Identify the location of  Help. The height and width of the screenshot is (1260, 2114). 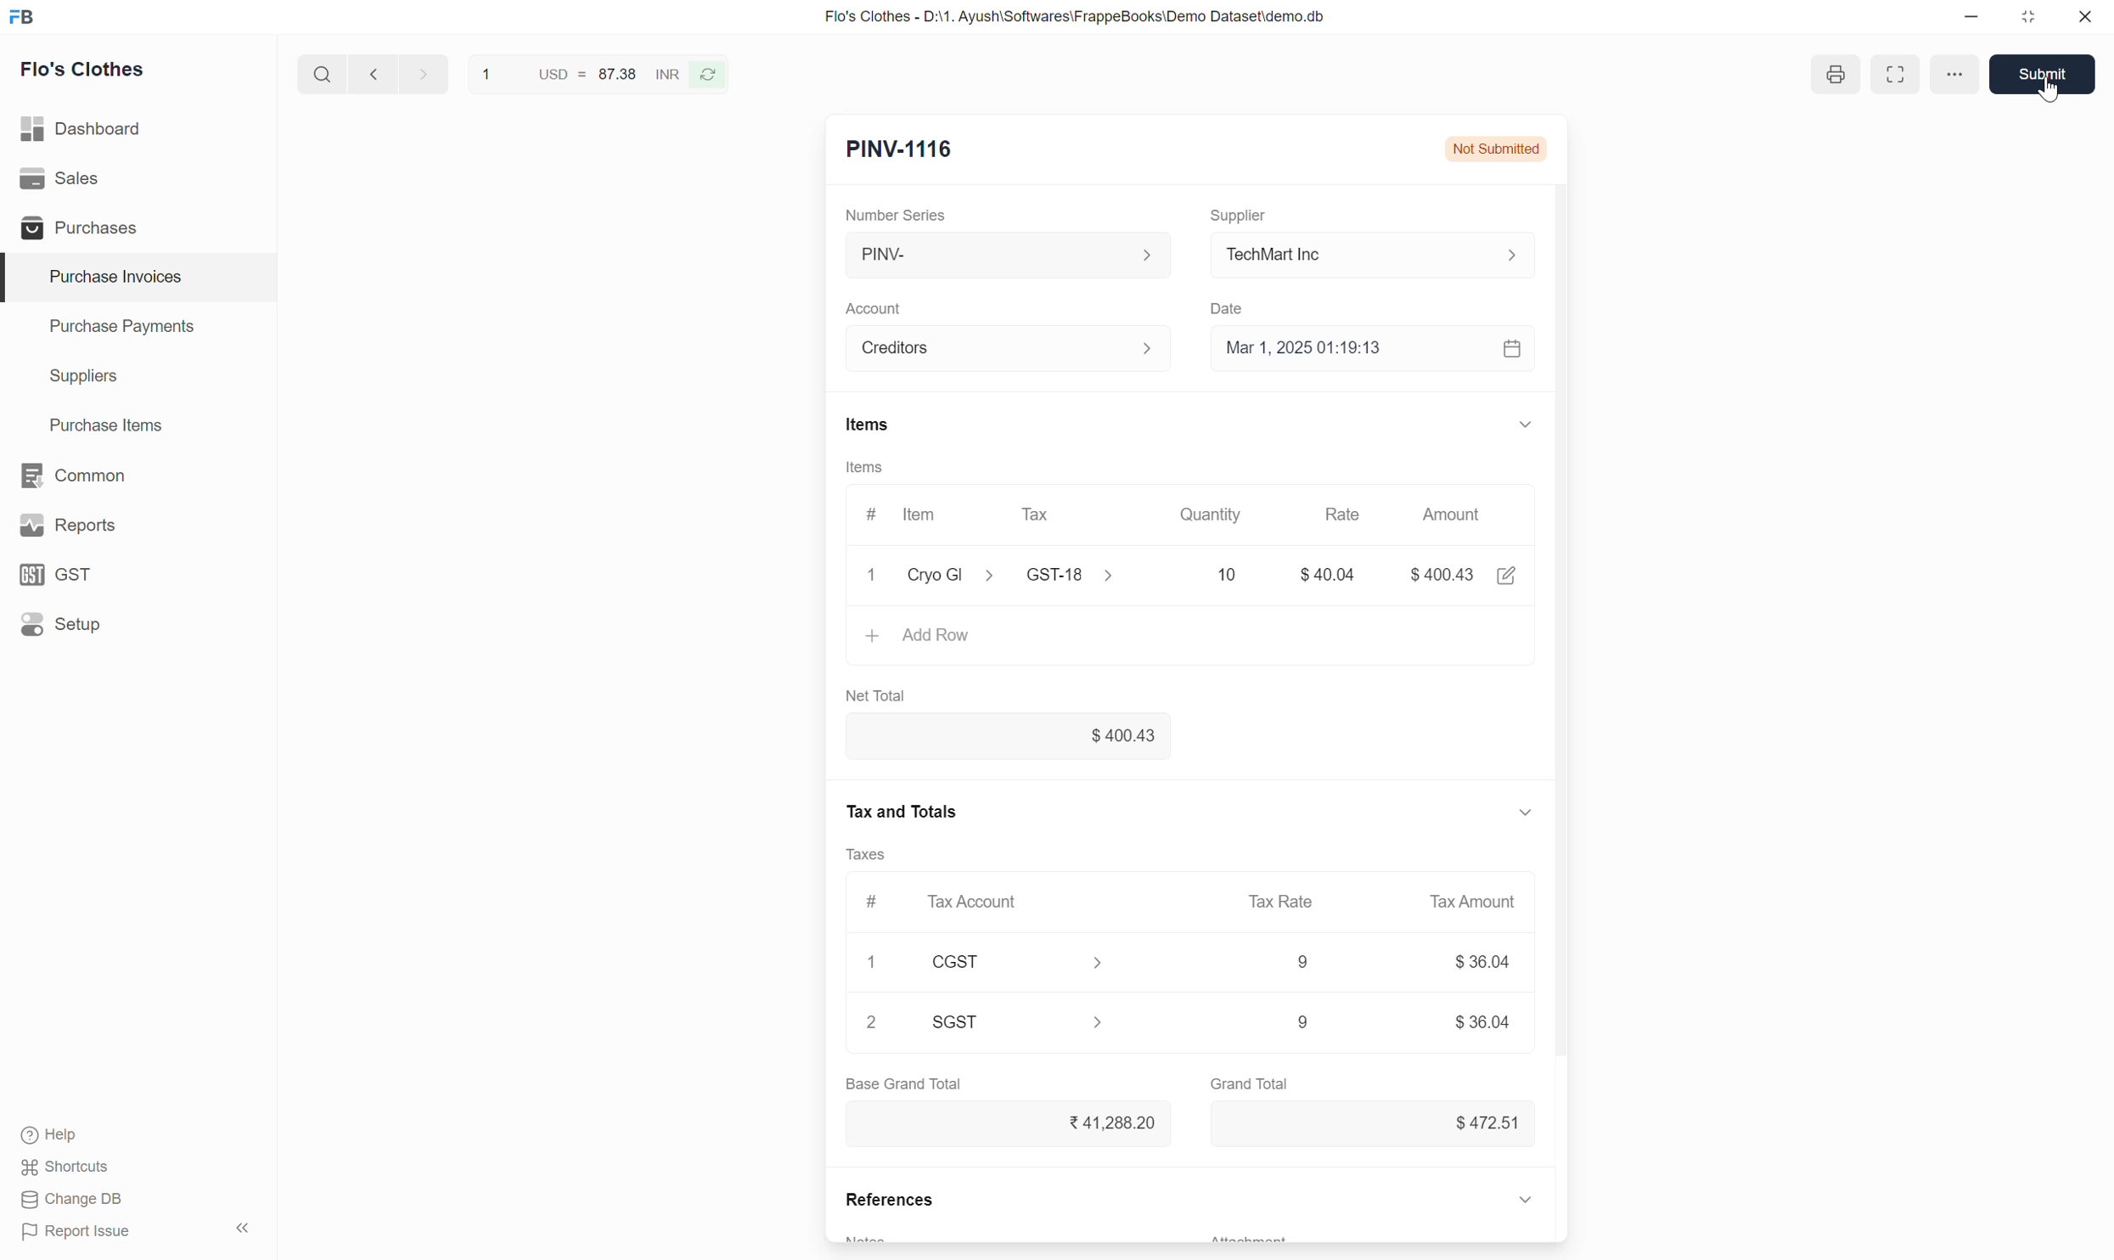
(69, 1137).